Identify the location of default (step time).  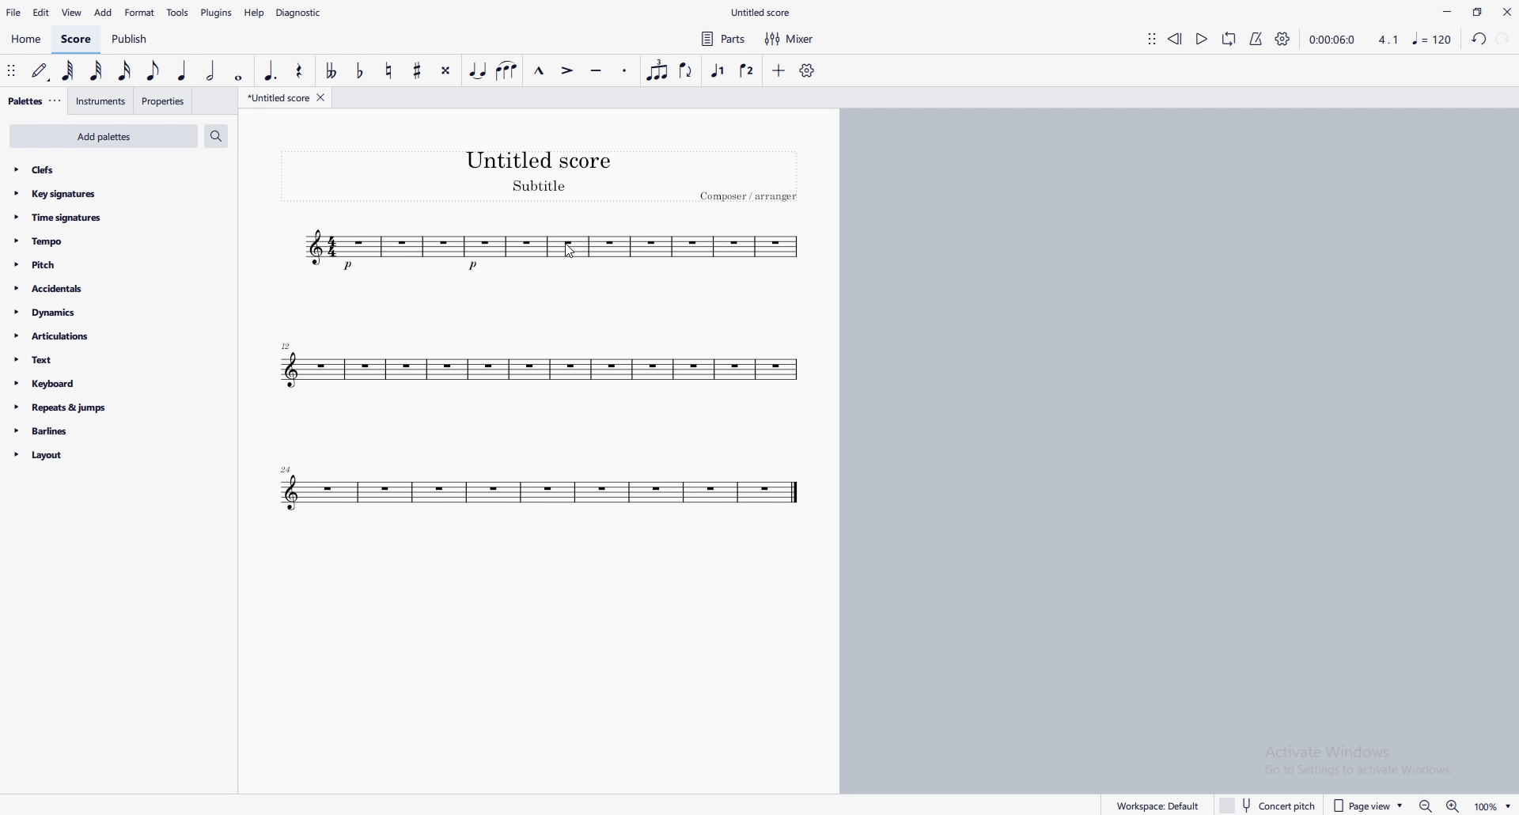
(41, 72).